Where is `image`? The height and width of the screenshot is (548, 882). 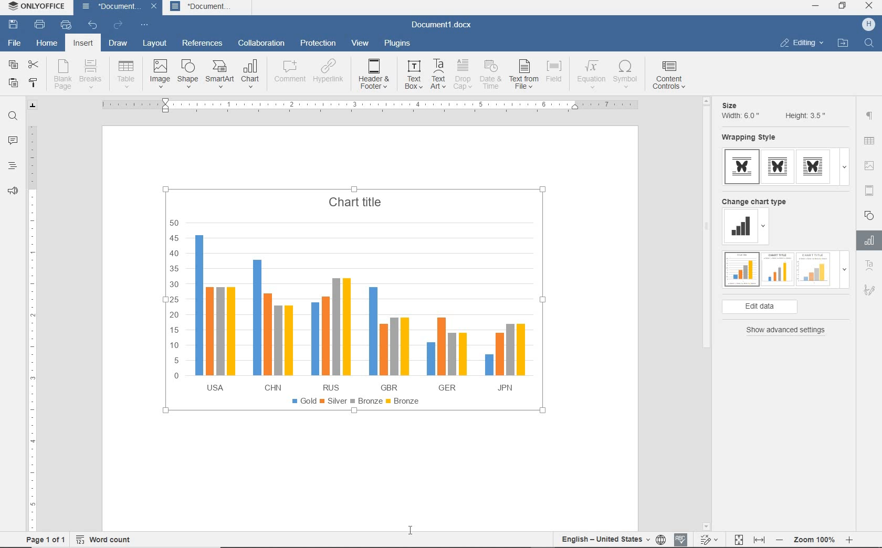 image is located at coordinates (869, 165).